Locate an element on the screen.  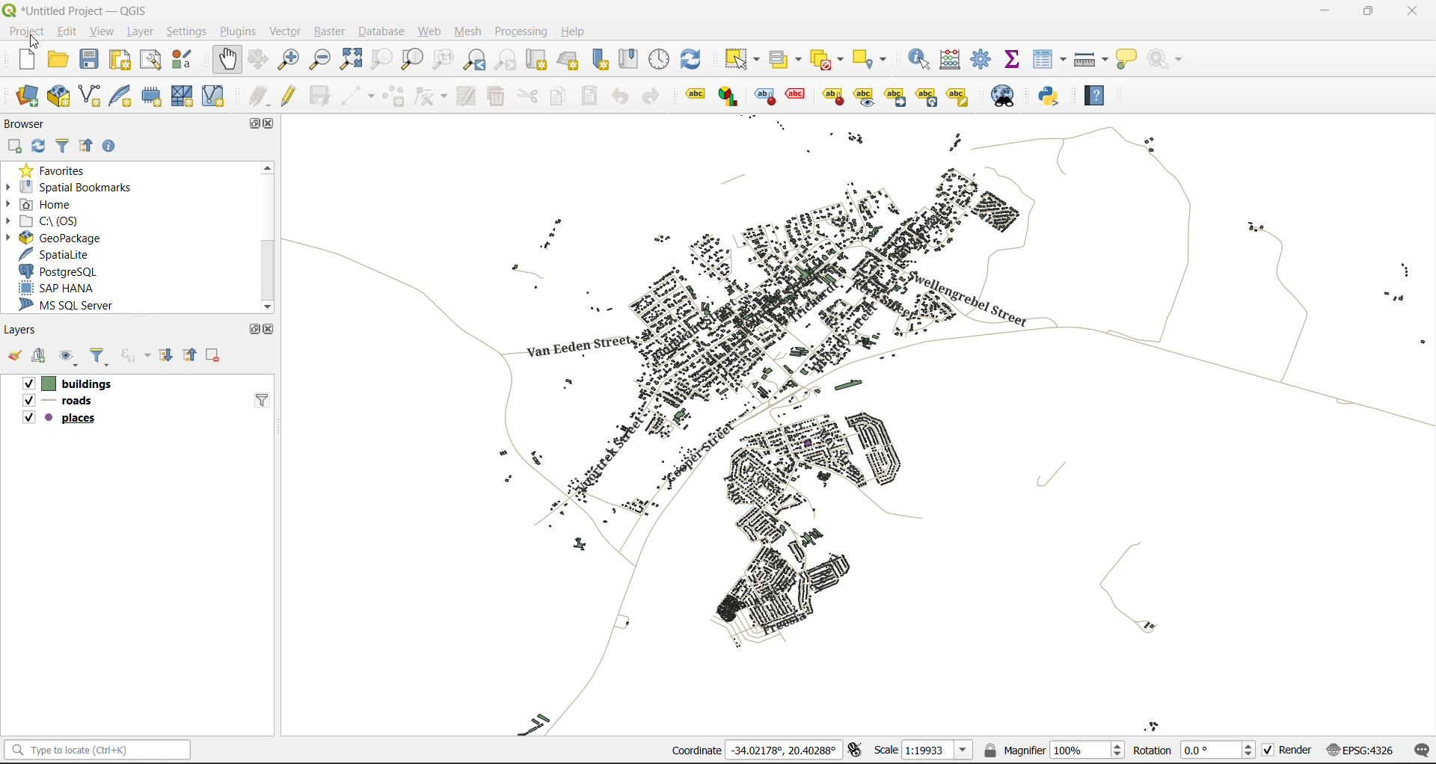
open data source manager is located at coordinates (30, 97).